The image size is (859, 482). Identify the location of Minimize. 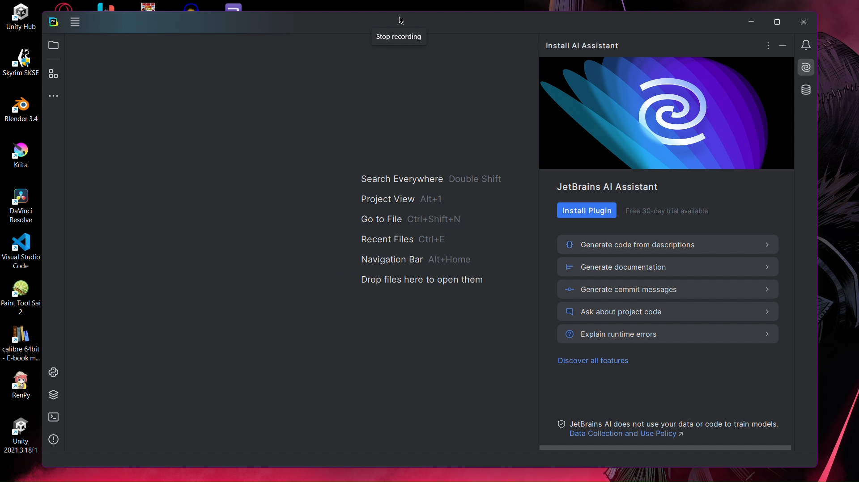
(785, 46).